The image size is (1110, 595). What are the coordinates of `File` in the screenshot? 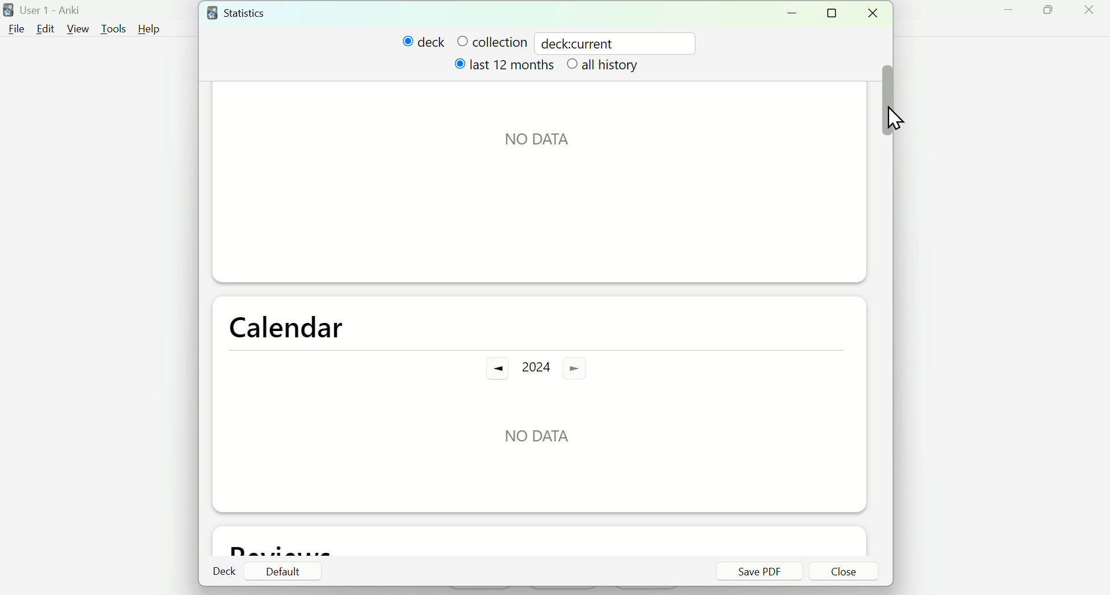 It's located at (17, 28).